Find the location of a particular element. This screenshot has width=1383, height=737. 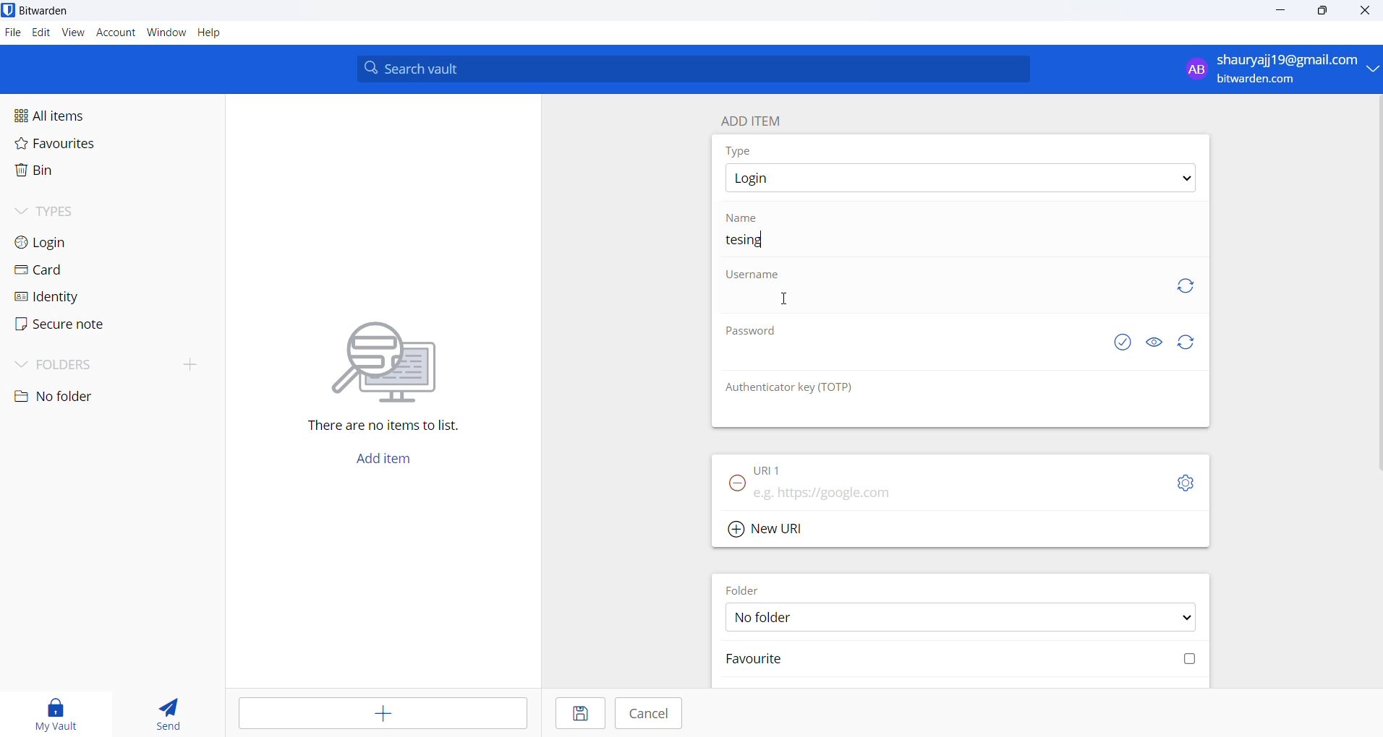

URL input box is located at coordinates (956, 488).